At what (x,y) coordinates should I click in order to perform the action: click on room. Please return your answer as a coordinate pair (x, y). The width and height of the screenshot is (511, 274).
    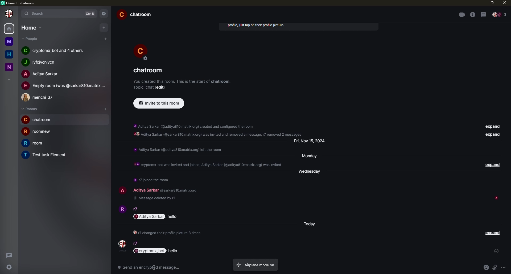
    Looking at the image, I should click on (149, 70).